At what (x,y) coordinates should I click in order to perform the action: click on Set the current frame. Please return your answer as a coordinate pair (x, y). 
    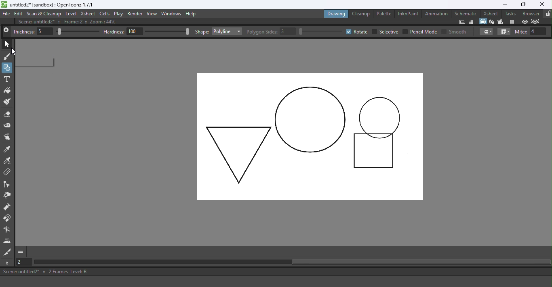
    Looking at the image, I should click on (25, 262).